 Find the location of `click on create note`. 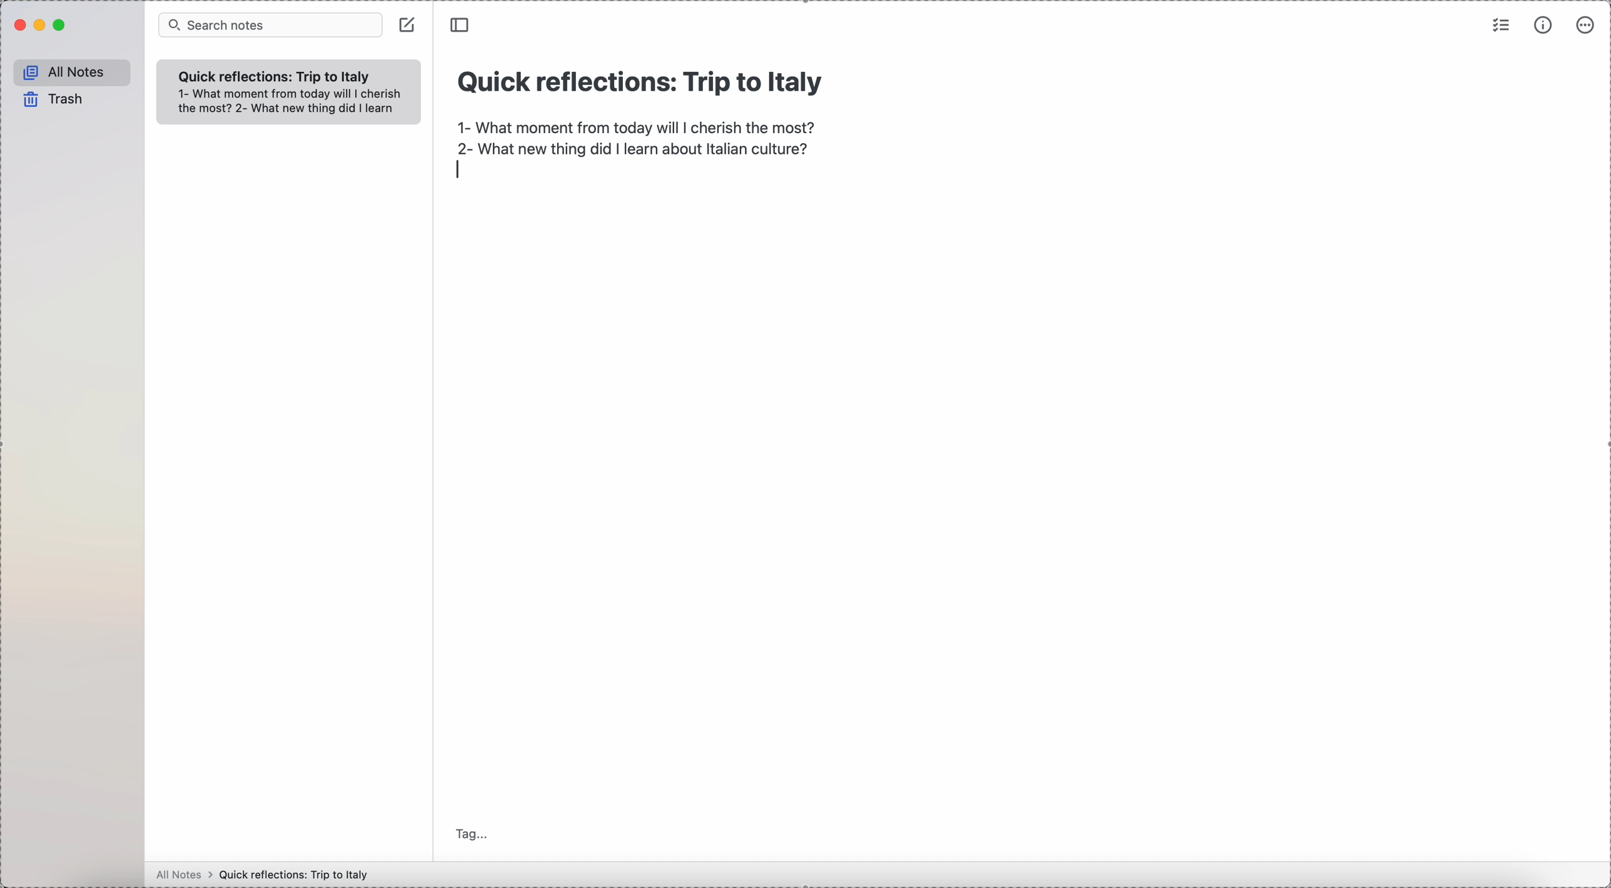

click on create note is located at coordinates (409, 26).